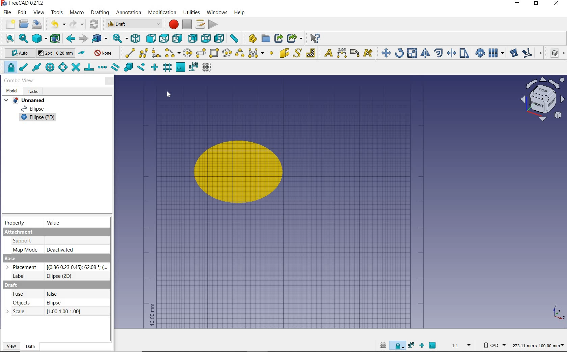 The height and width of the screenshot is (352, 567). What do you see at coordinates (384, 52) in the screenshot?
I see `move` at bounding box center [384, 52].